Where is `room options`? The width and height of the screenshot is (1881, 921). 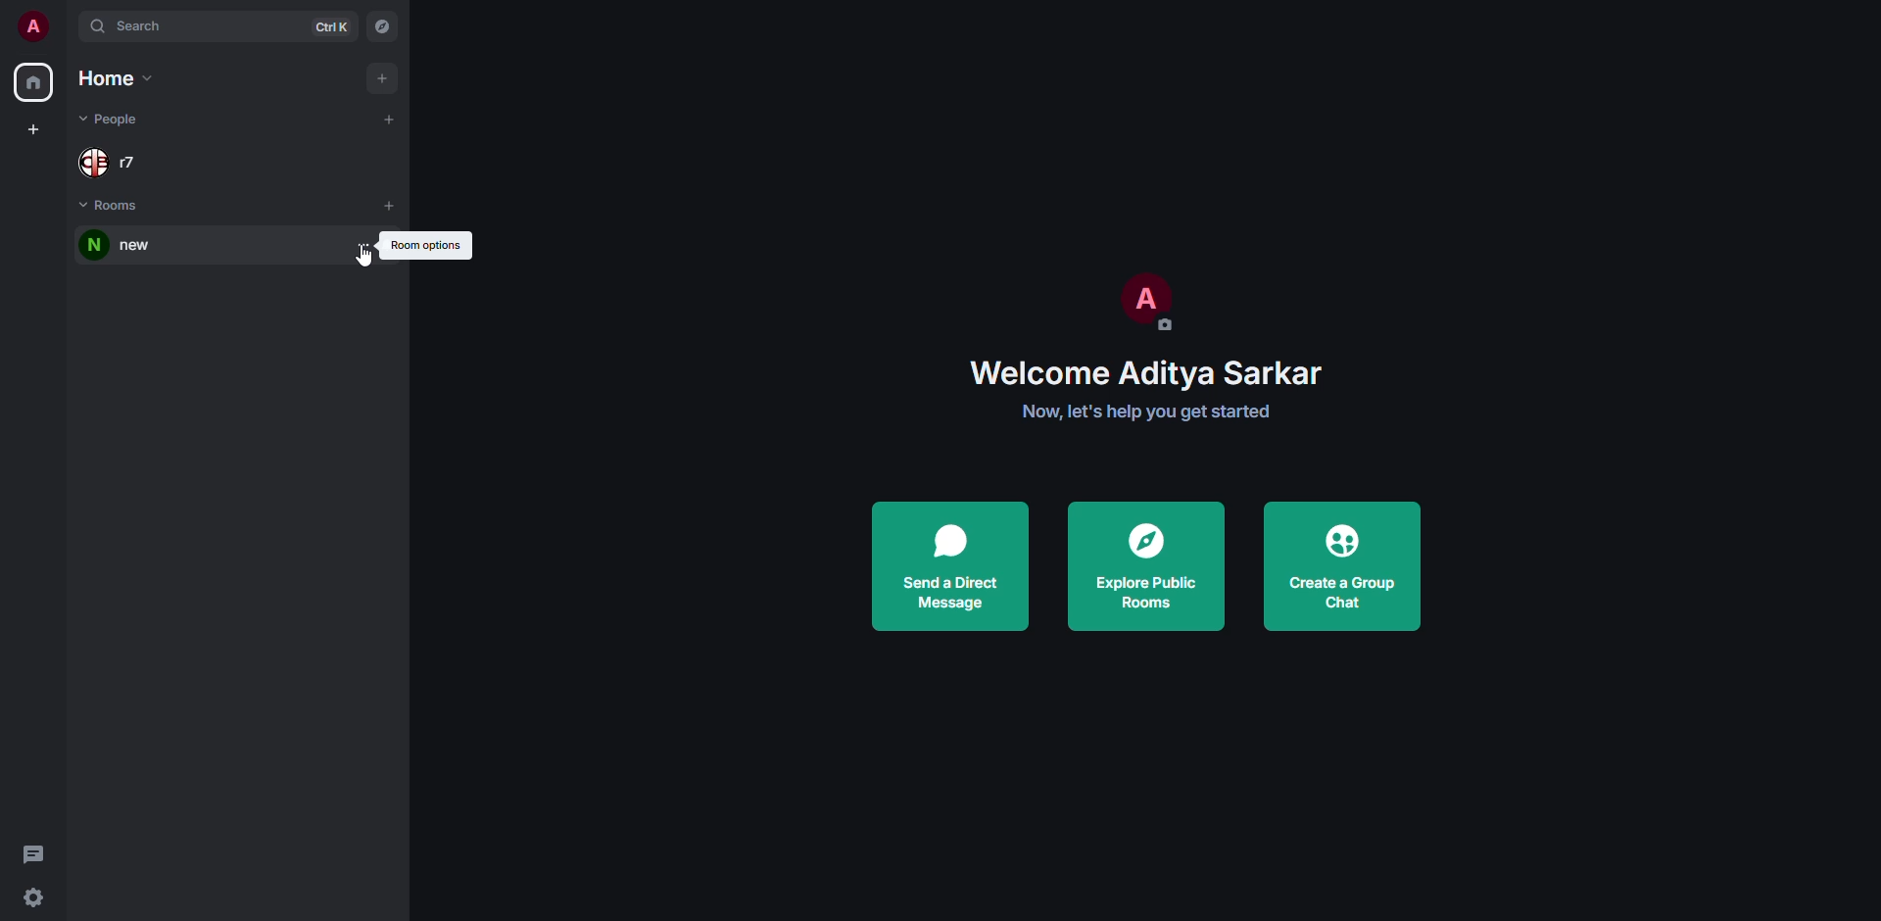 room options is located at coordinates (365, 245).